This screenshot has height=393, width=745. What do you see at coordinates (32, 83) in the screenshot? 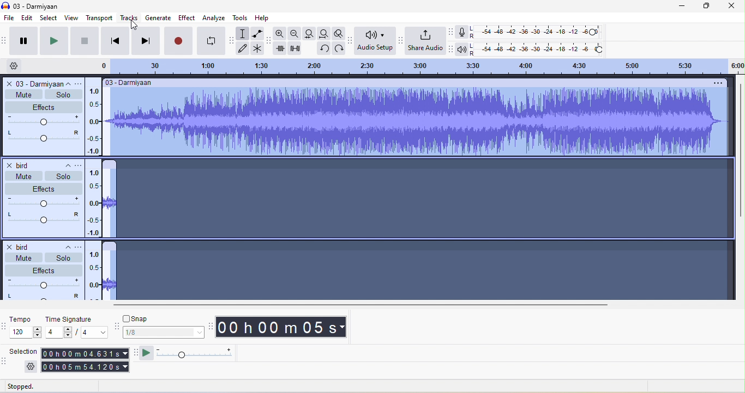
I see `o3 darmiyaan` at bounding box center [32, 83].